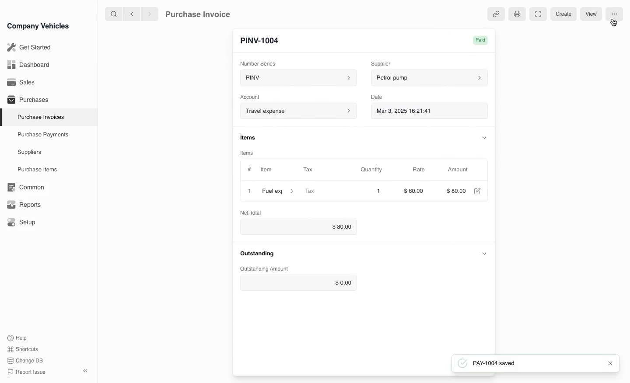  Describe the element at coordinates (265, 267) in the screenshot. I see `Outstanding Amount` at that location.